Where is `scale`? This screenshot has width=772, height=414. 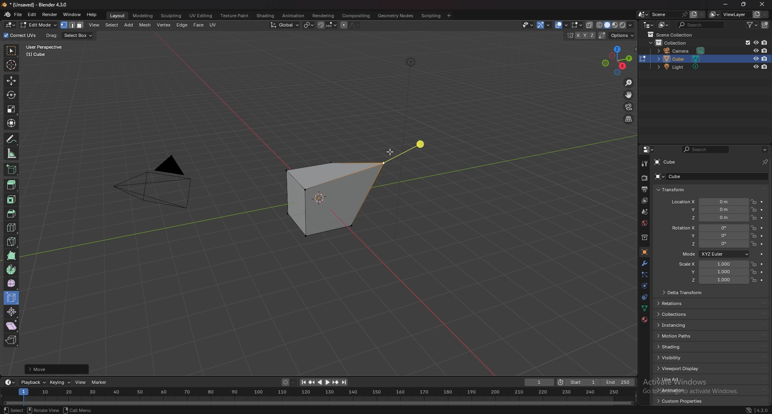
scale is located at coordinates (11, 109).